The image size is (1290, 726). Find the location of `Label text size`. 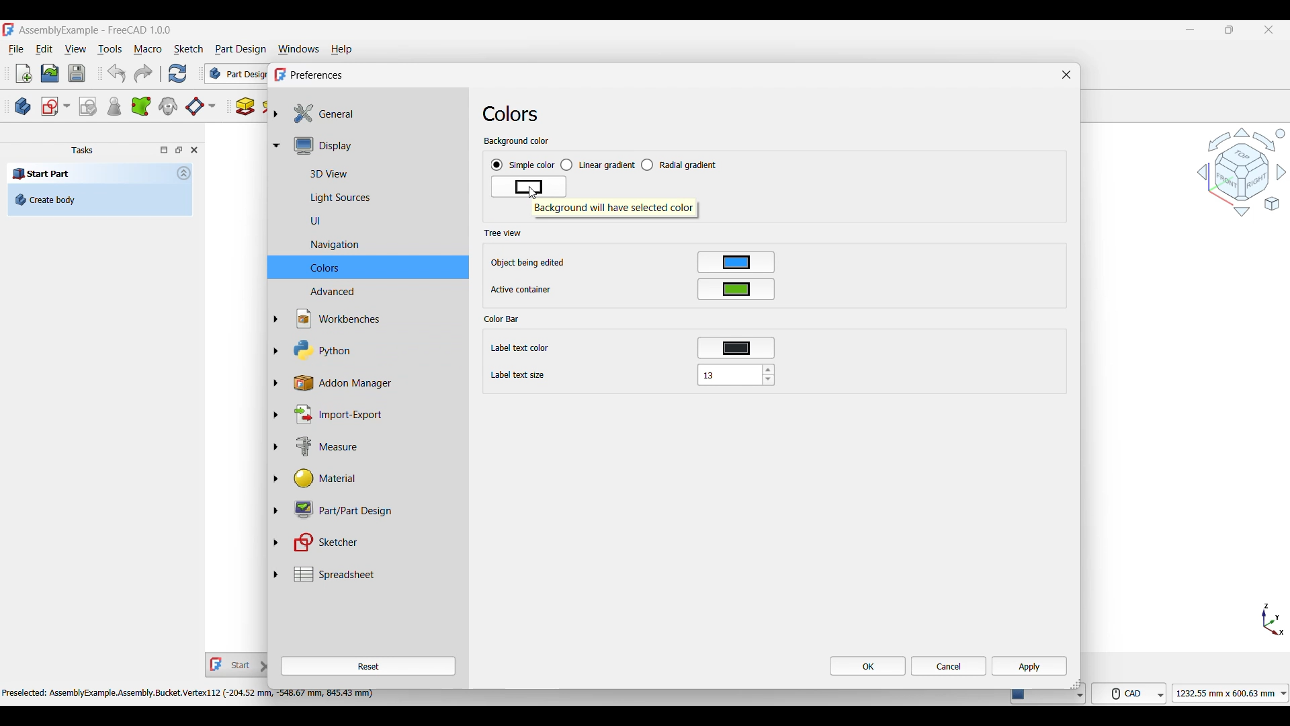

Label text size is located at coordinates (518, 376).